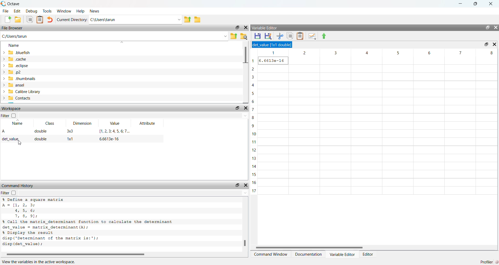 This screenshot has height=265, width=499. What do you see at coordinates (11, 139) in the screenshot?
I see `det_value` at bounding box center [11, 139].